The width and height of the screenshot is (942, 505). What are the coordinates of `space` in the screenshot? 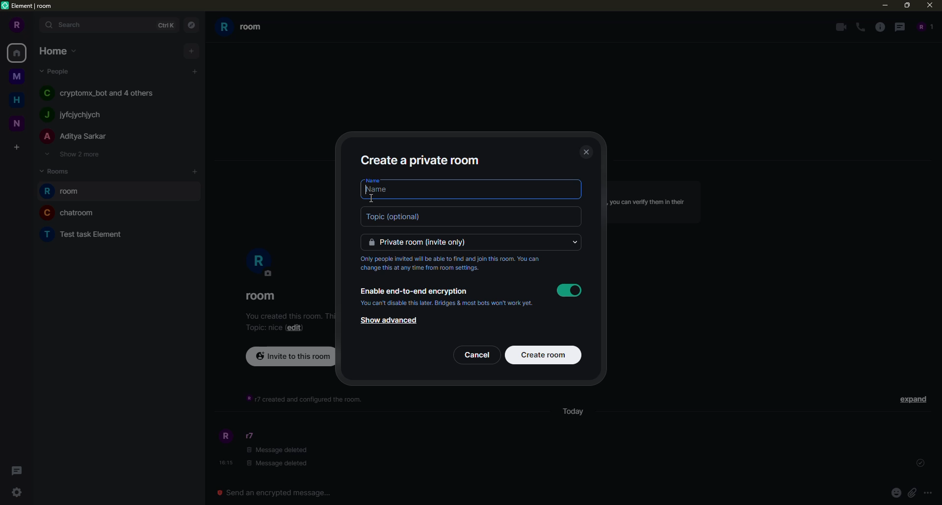 It's located at (18, 123).